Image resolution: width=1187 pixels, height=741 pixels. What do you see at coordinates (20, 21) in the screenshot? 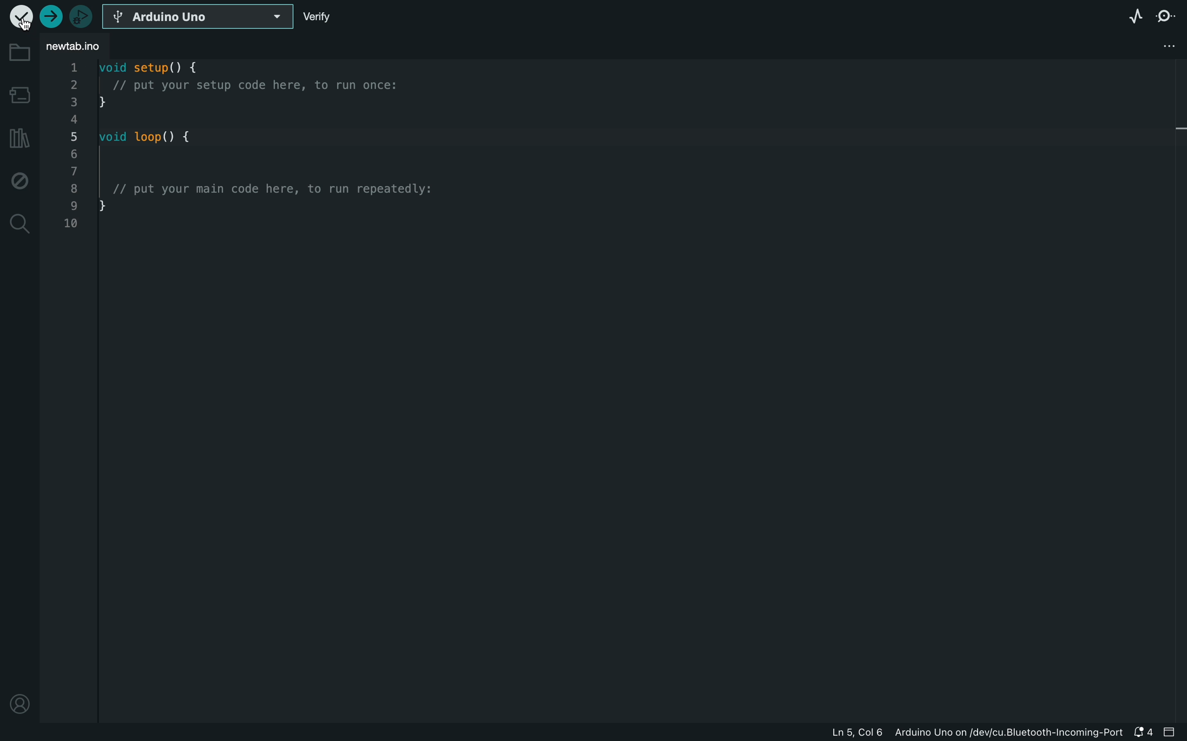
I see `cursor` at bounding box center [20, 21].